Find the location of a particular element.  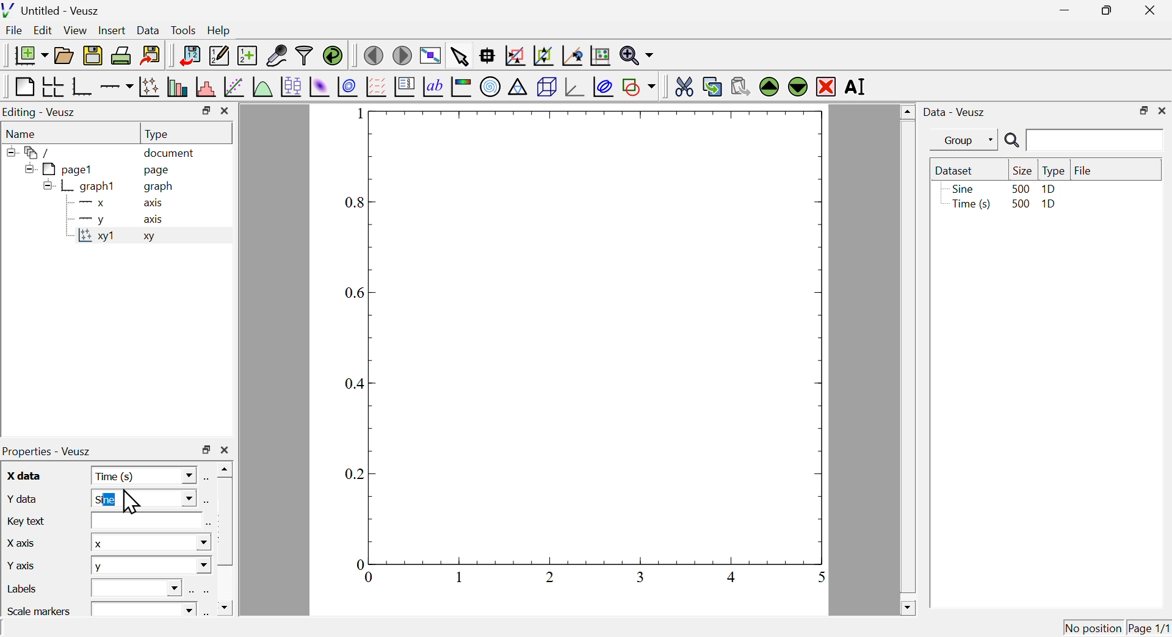

search is located at coordinates (1081, 141).